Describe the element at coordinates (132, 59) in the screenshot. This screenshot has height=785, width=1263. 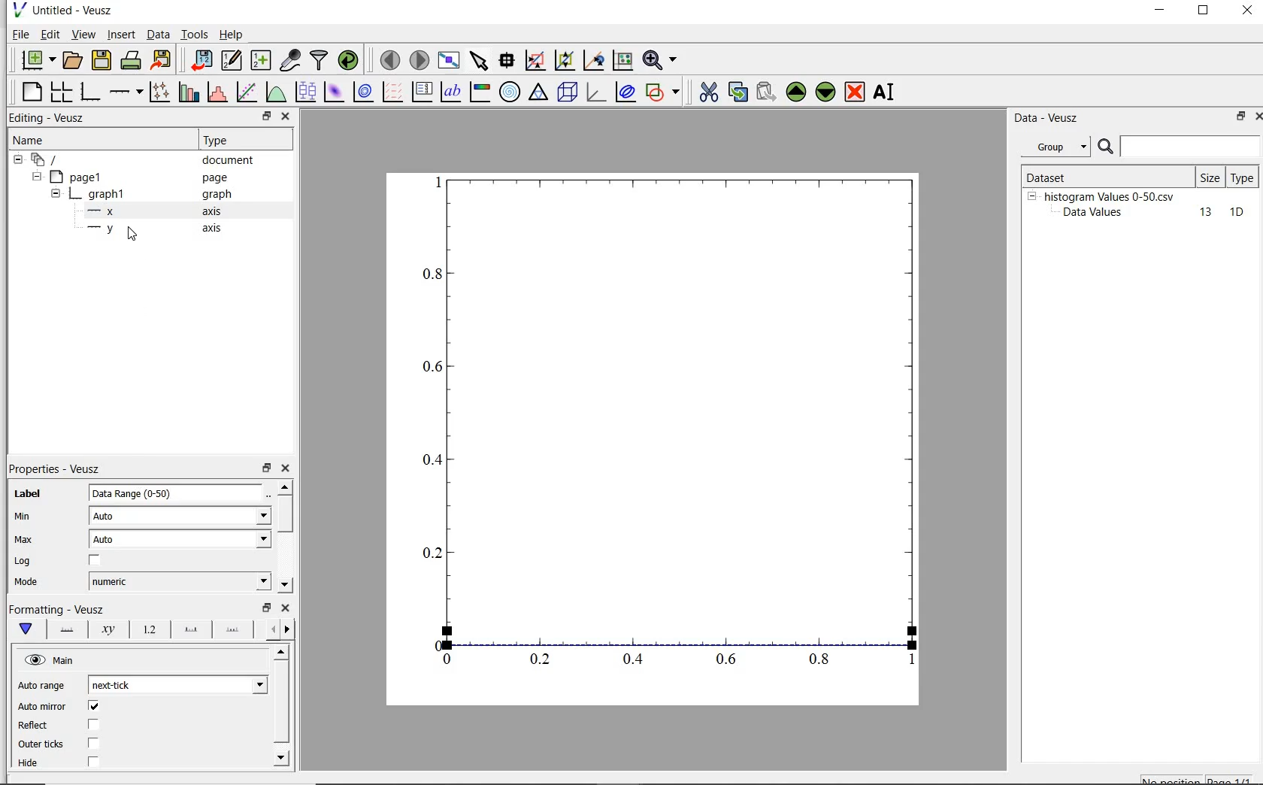
I see `print the document` at that location.